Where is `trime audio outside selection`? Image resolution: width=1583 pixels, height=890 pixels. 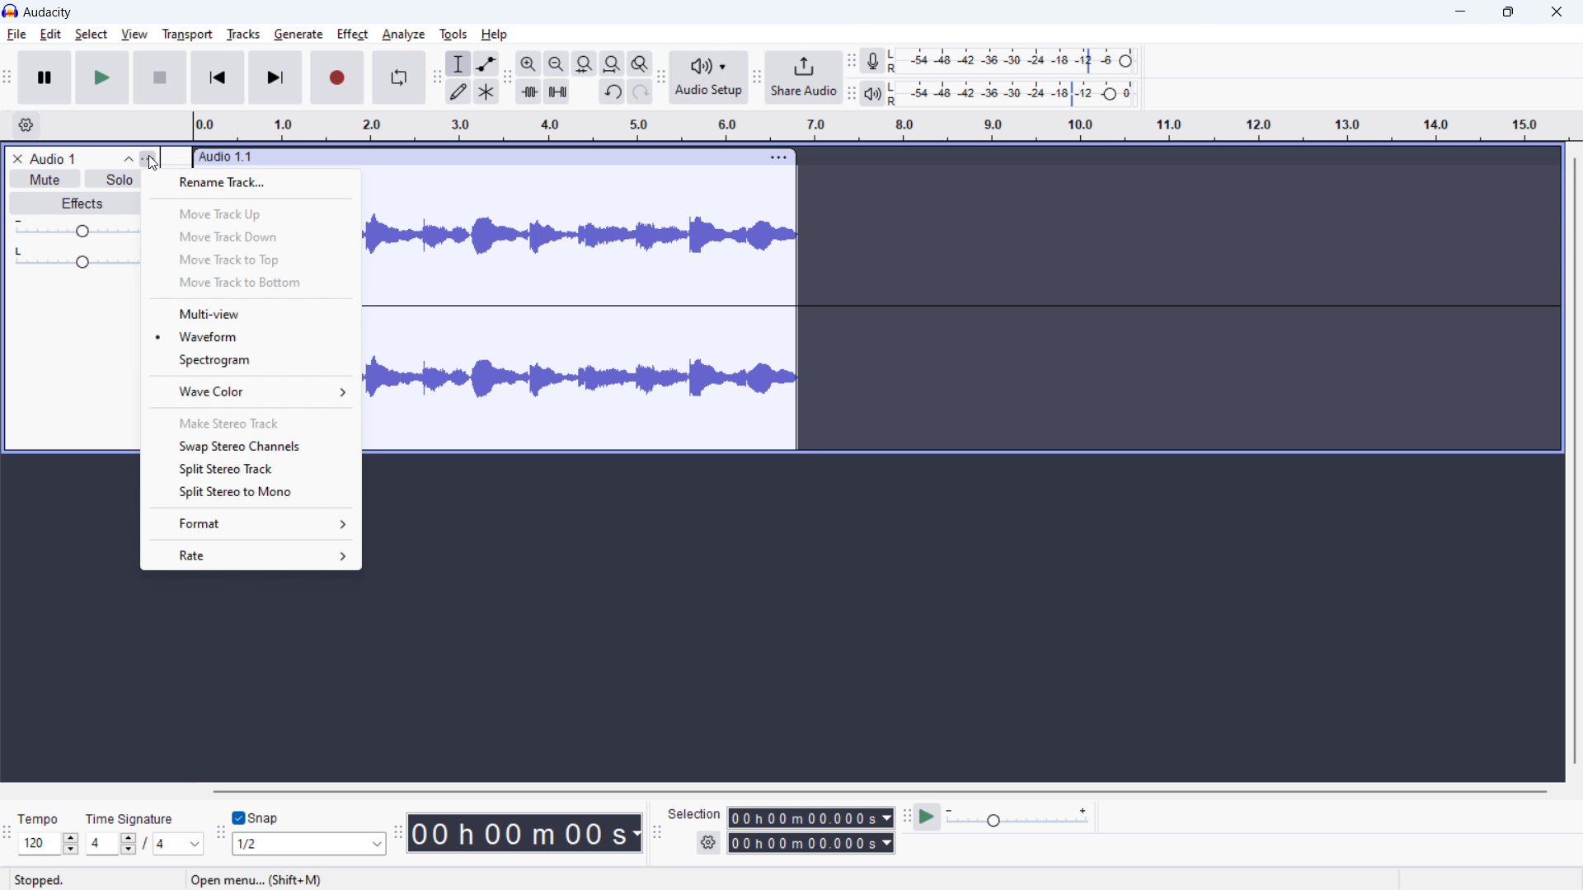
trime audio outside selection is located at coordinates (529, 91).